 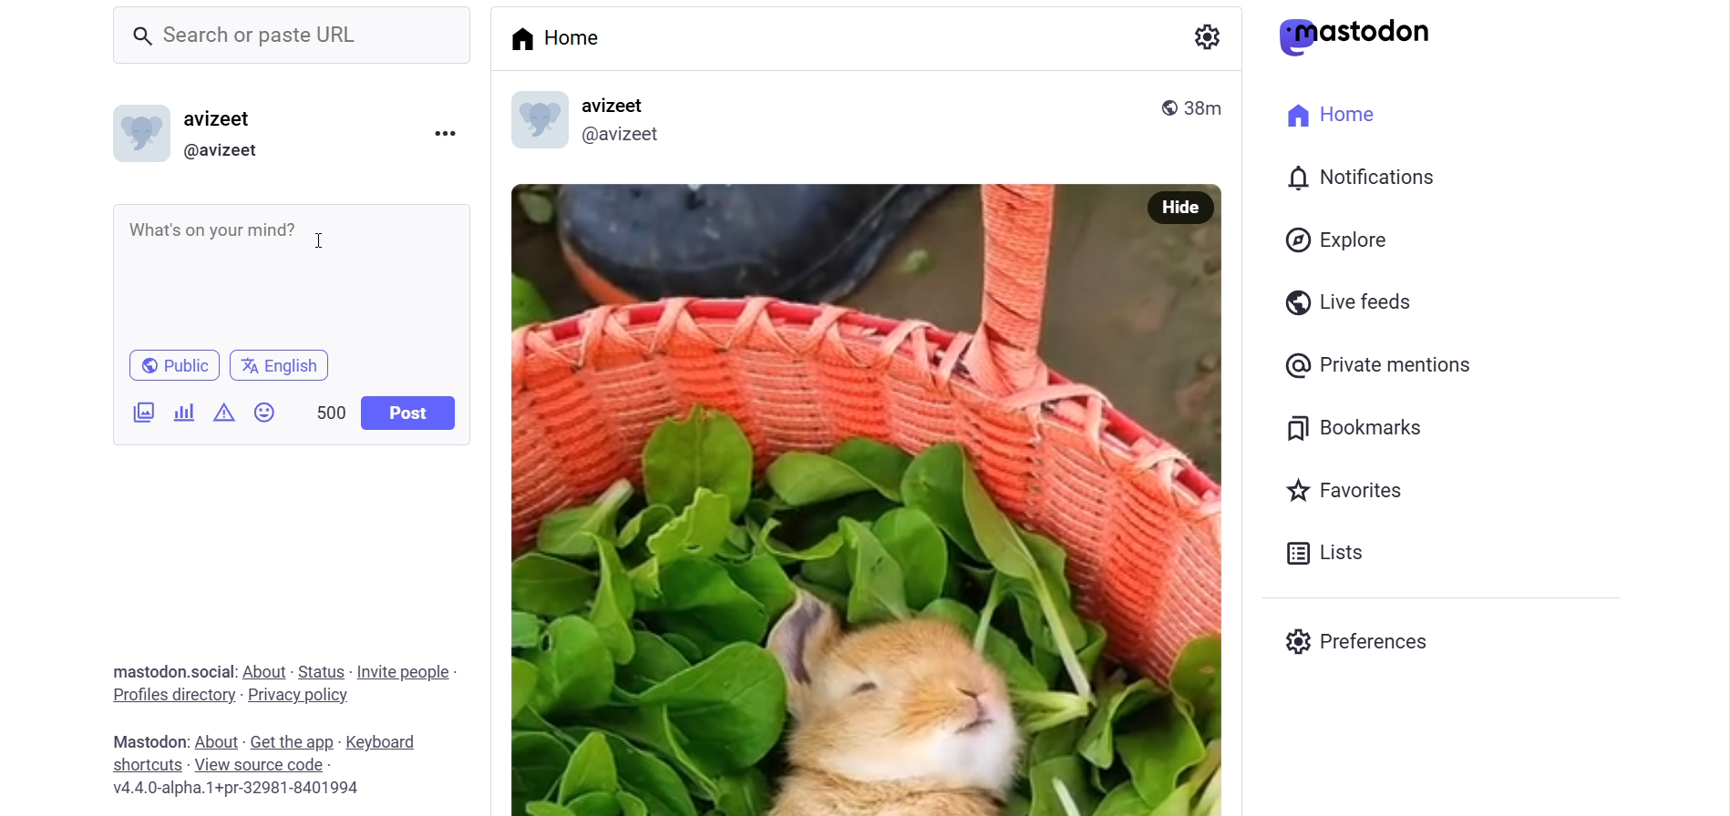 What do you see at coordinates (1355, 36) in the screenshot?
I see `Mastodon` at bounding box center [1355, 36].